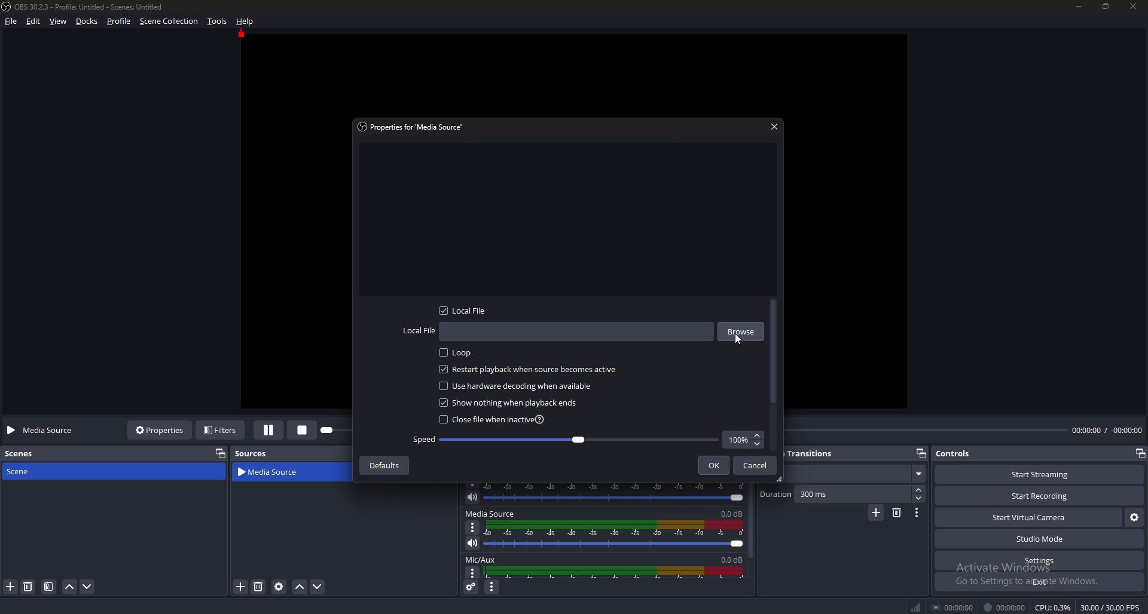 The image size is (1148, 614). Describe the element at coordinates (7, 7) in the screenshot. I see `OBS LOGO` at that location.